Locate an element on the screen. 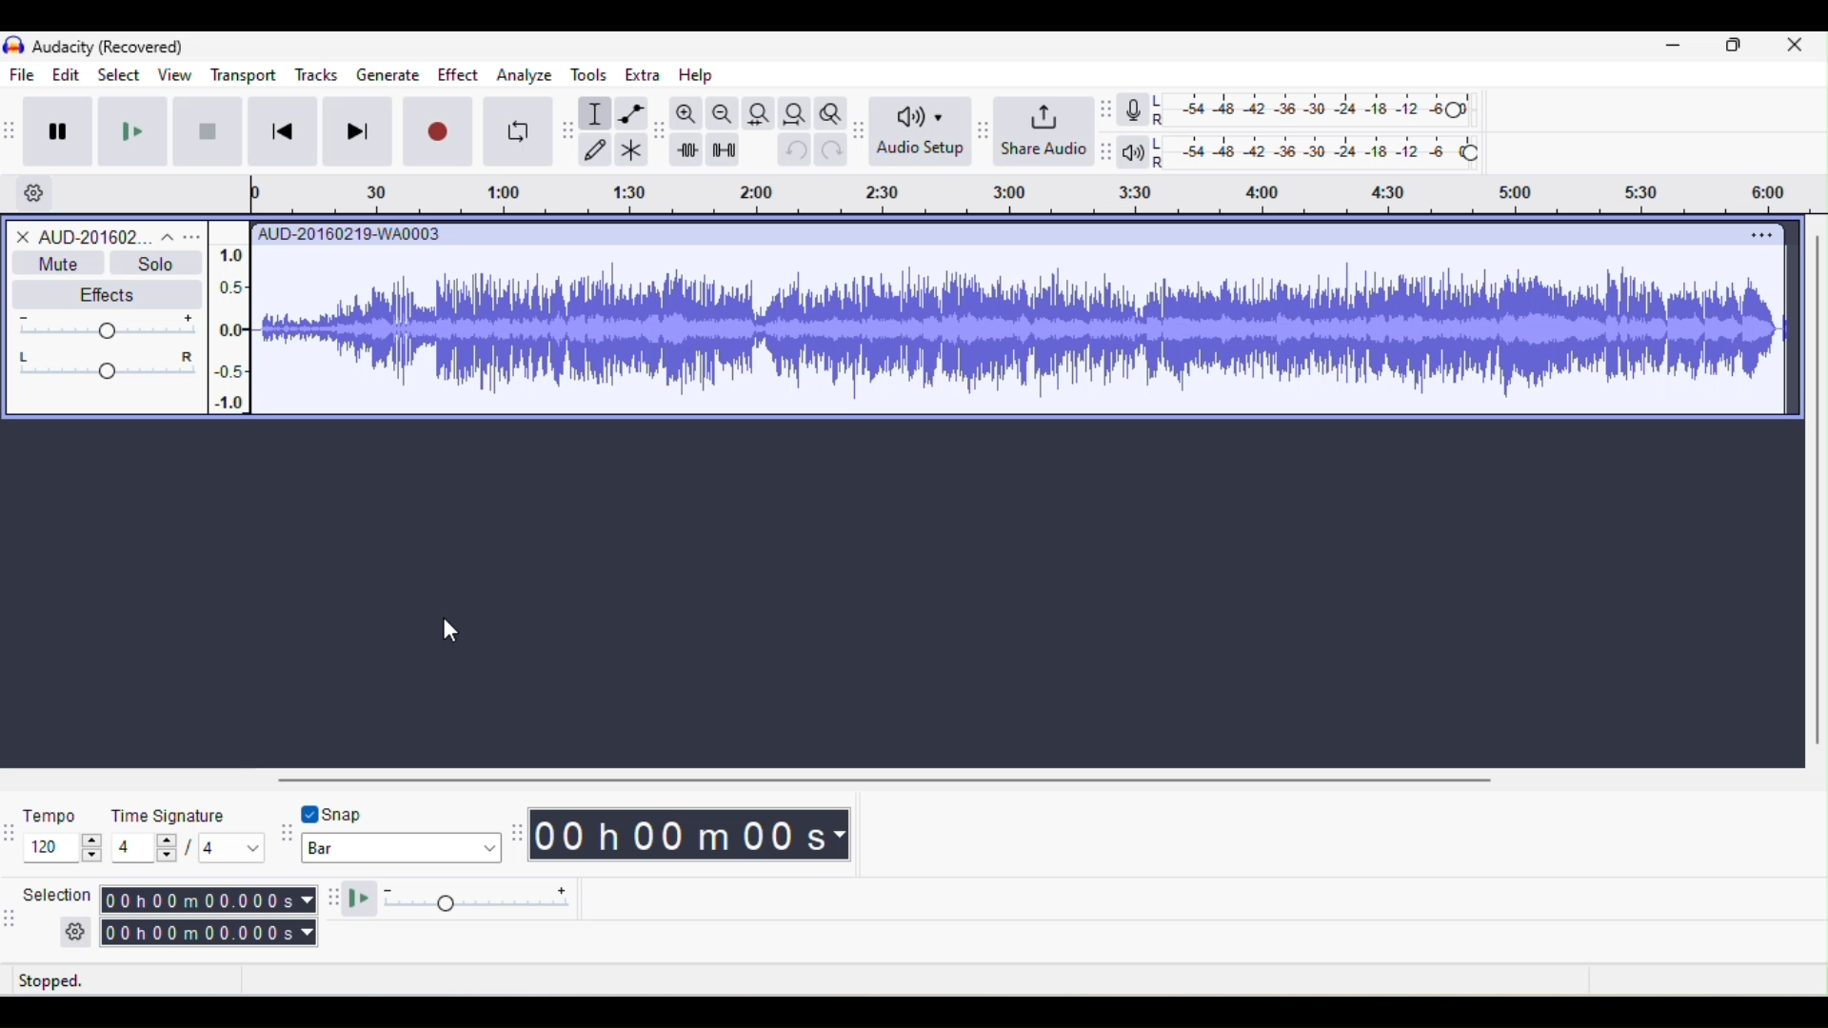 This screenshot has width=1828, height=1028. audacity selection toolbar is located at coordinates (11, 916).